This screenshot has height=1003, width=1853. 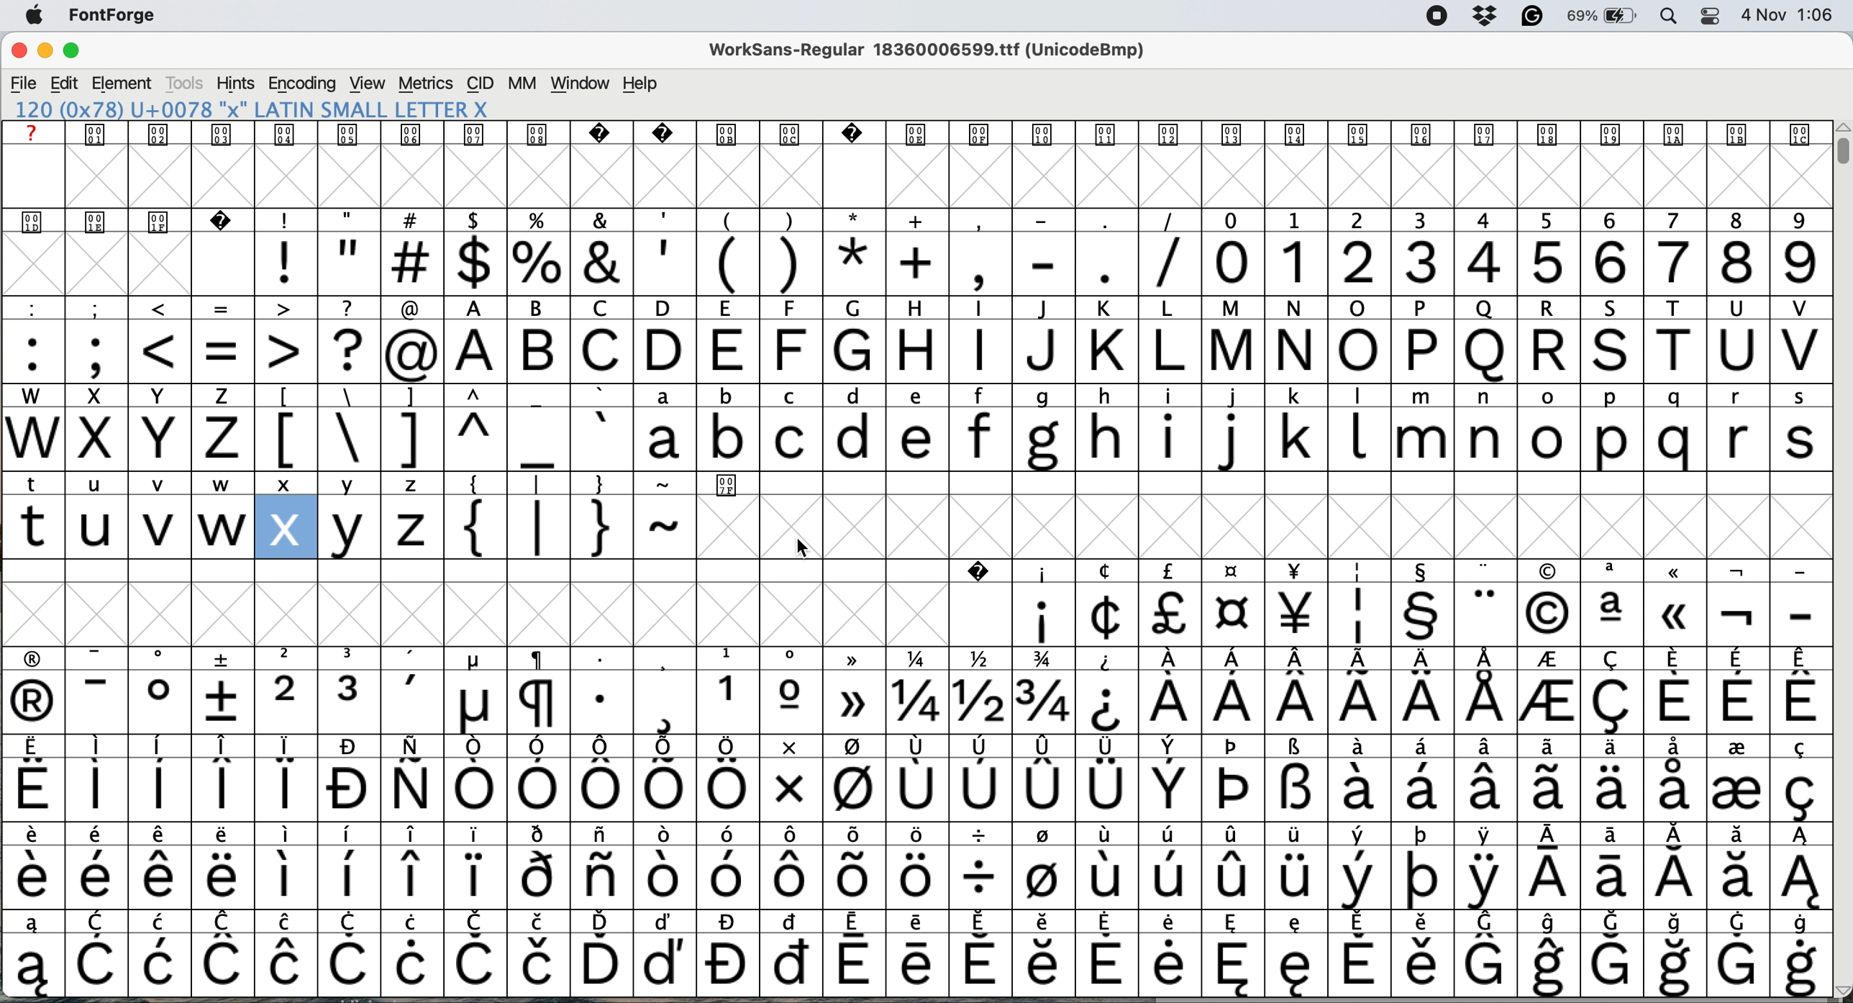 What do you see at coordinates (1515, 261) in the screenshot?
I see `numbers` at bounding box center [1515, 261].